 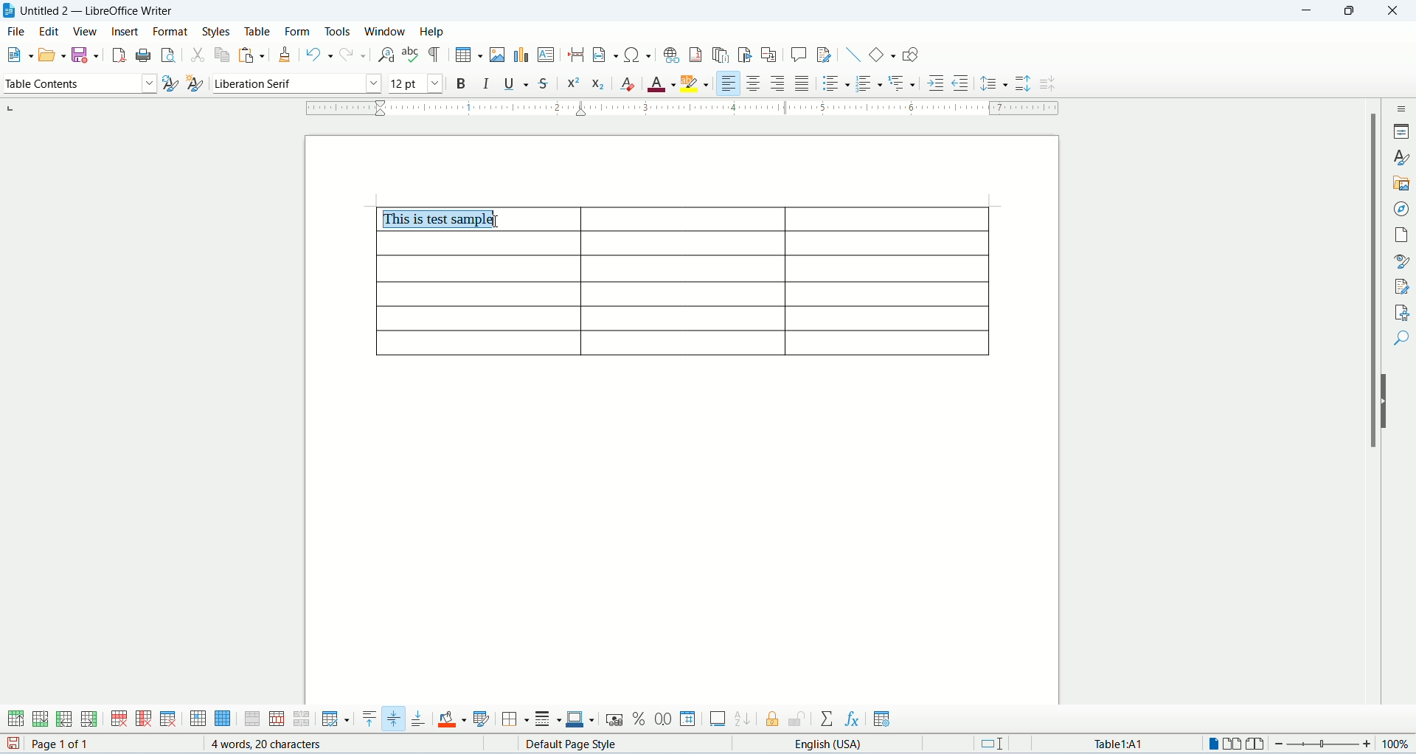 What do you see at coordinates (278, 719) in the screenshot?
I see `split cells` at bounding box center [278, 719].